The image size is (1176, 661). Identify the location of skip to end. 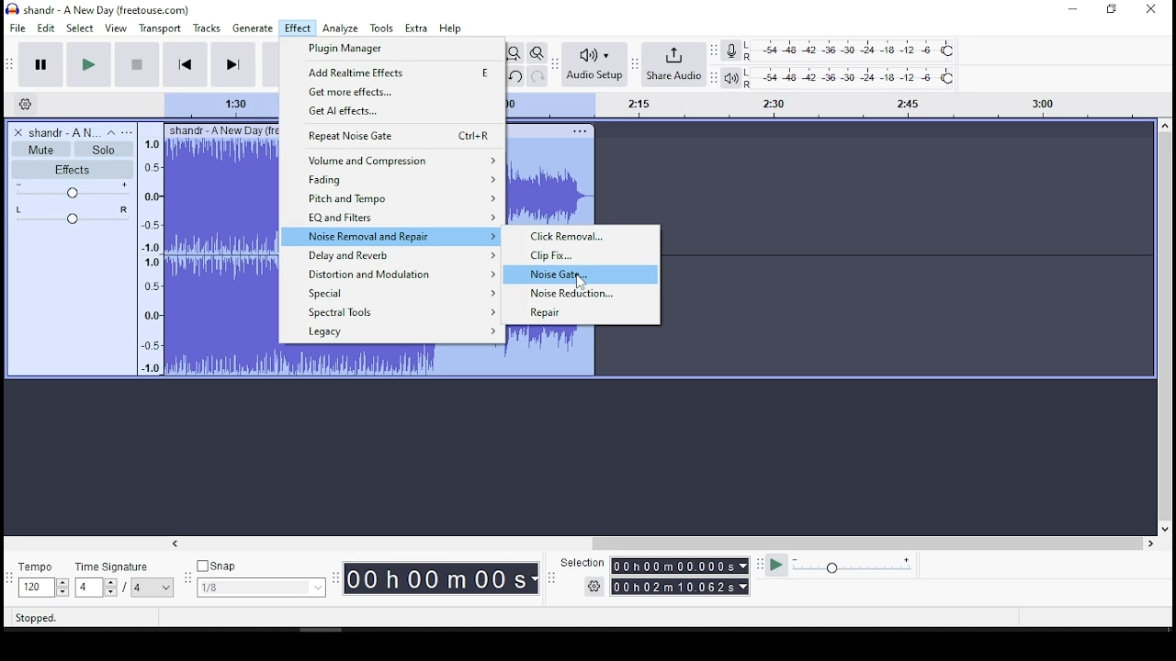
(232, 64).